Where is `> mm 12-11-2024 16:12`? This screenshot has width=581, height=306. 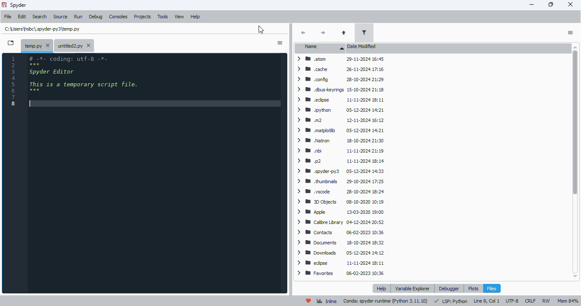 > mm 12-11-2024 16:12 is located at coordinates (340, 121).